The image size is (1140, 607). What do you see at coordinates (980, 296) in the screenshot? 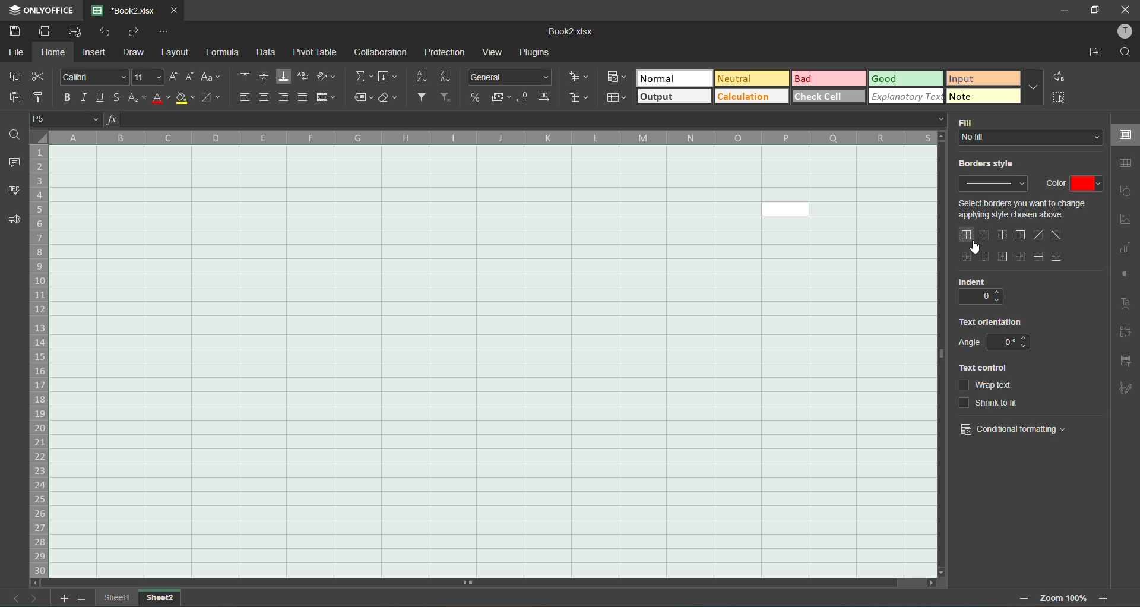
I see `0` at bounding box center [980, 296].